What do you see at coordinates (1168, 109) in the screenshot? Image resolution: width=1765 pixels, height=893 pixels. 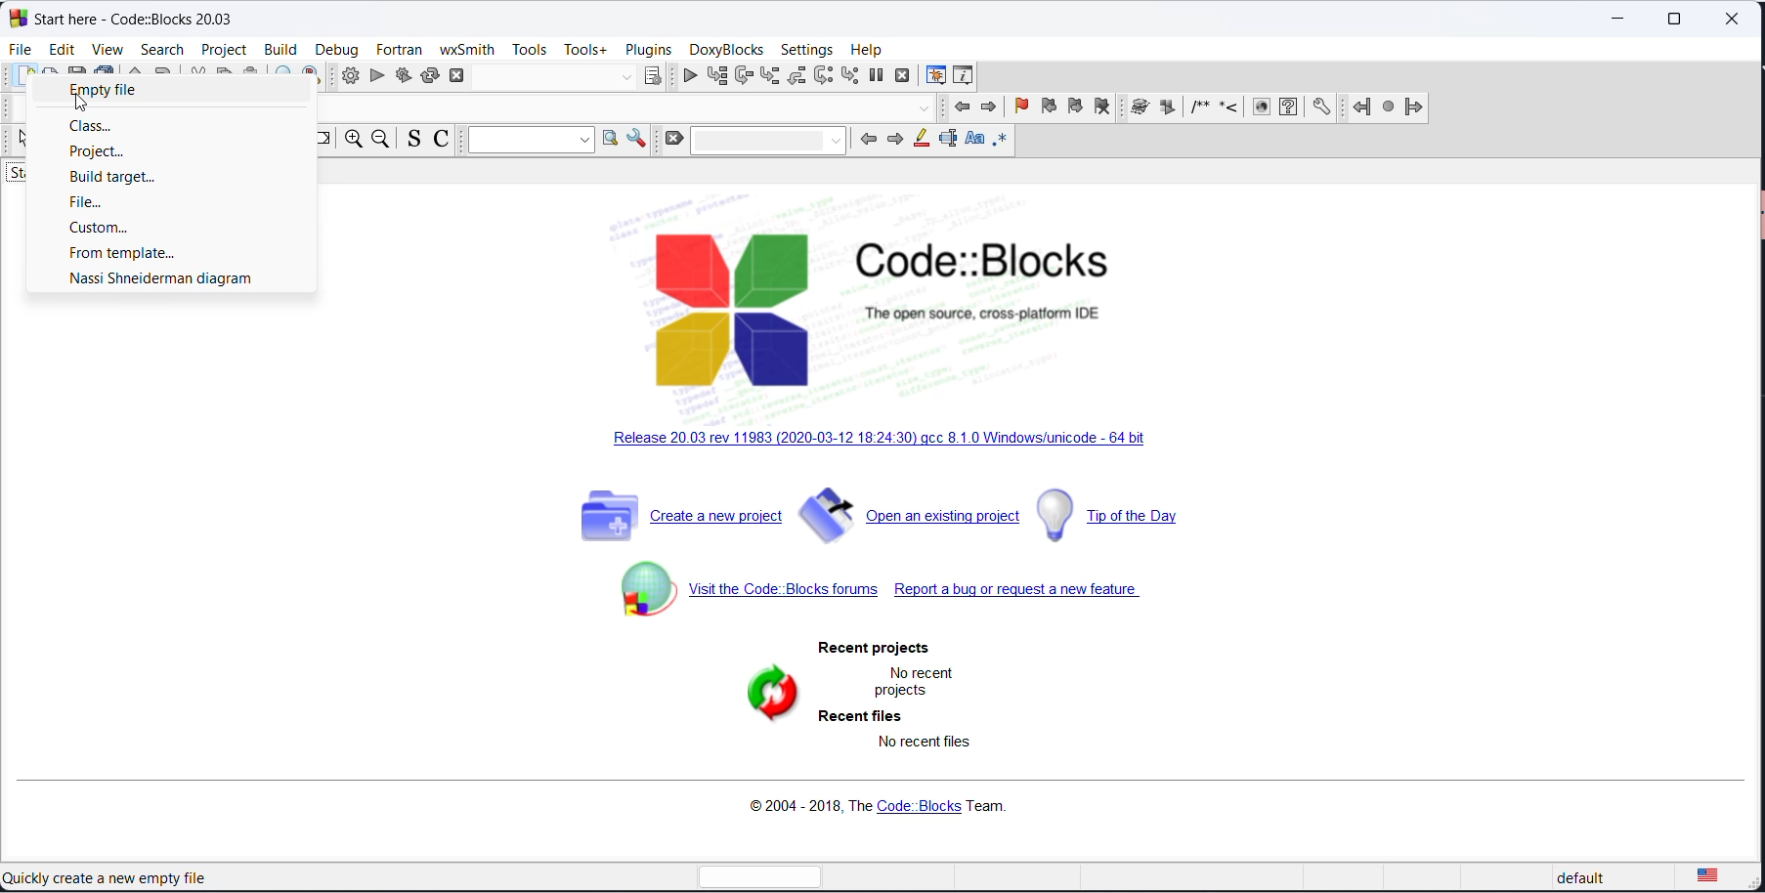 I see `Extract` at bounding box center [1168, 109].